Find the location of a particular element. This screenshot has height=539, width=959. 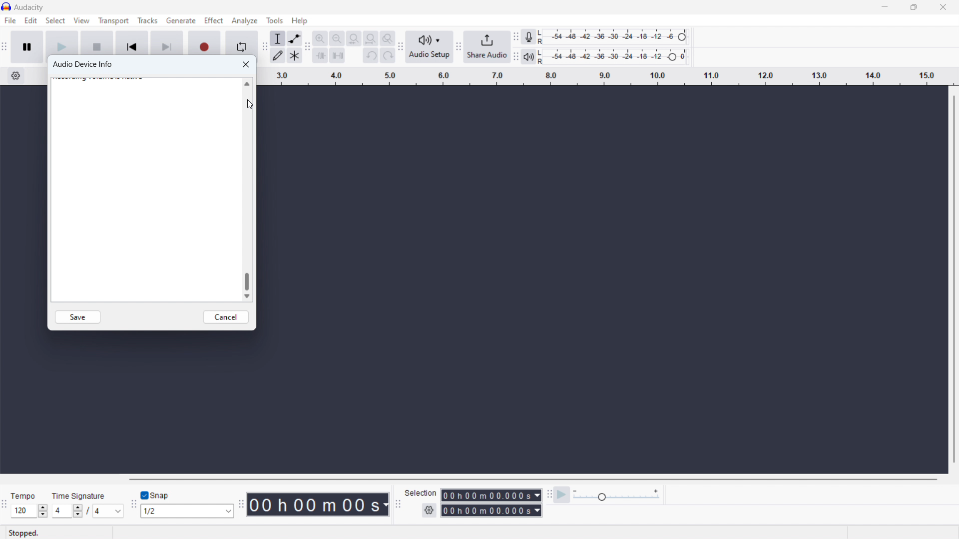

playback speed is located at coordinates (617, 496).